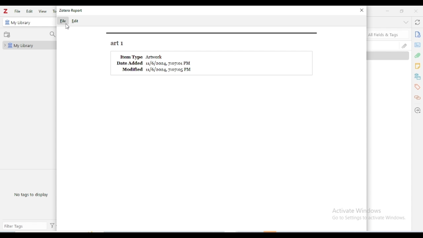  I want to click on zotero report, so click(71, 10).